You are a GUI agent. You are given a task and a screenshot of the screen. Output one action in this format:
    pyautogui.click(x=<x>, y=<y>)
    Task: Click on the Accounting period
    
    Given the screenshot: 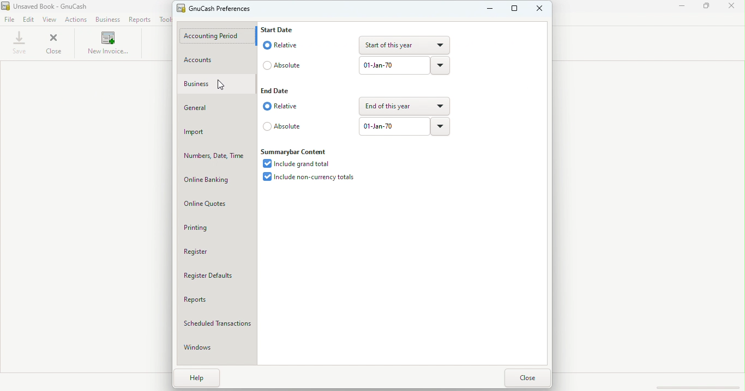 What is the action you would take?
    pyautogui.click(x=218, y=34)
    